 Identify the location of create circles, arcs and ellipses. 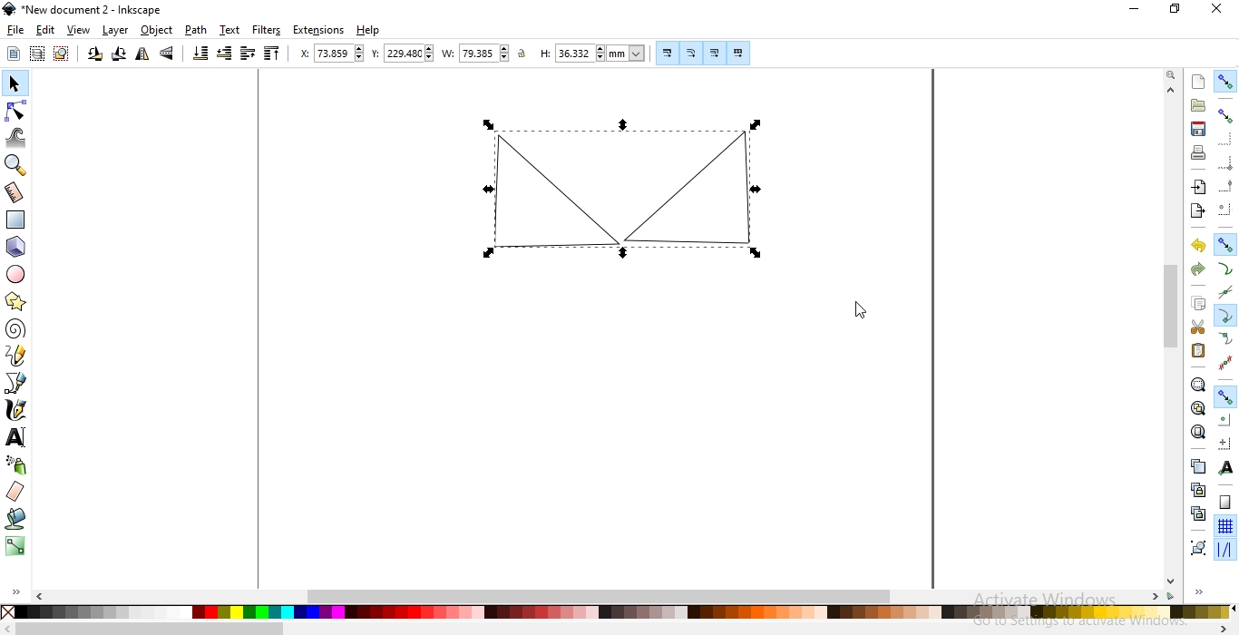
(17, 276).